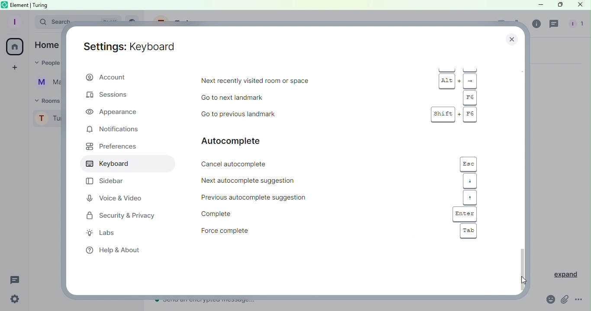 This screenshot has width=591, height=311. I want to click on Martina Tornello, so click(45, 83).